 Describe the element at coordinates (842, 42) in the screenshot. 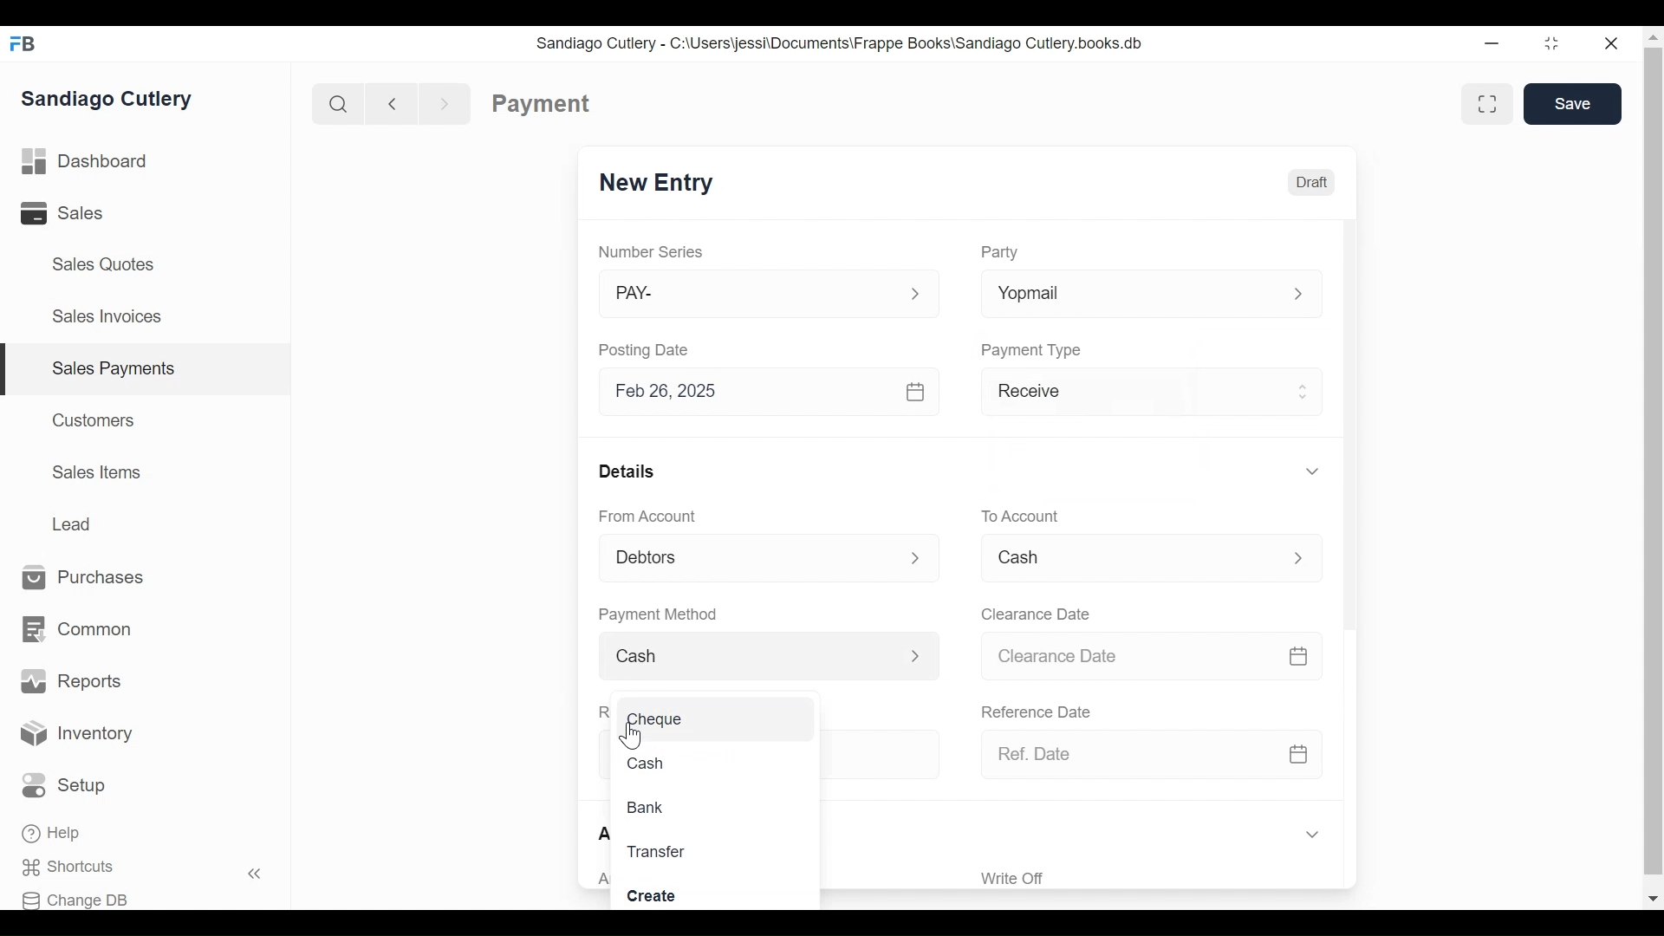

I see `Sandiago Cutlery - C:\Users\jessi\Documents\Frappe Books\Sandiago Cutlery.books.db` at that location.